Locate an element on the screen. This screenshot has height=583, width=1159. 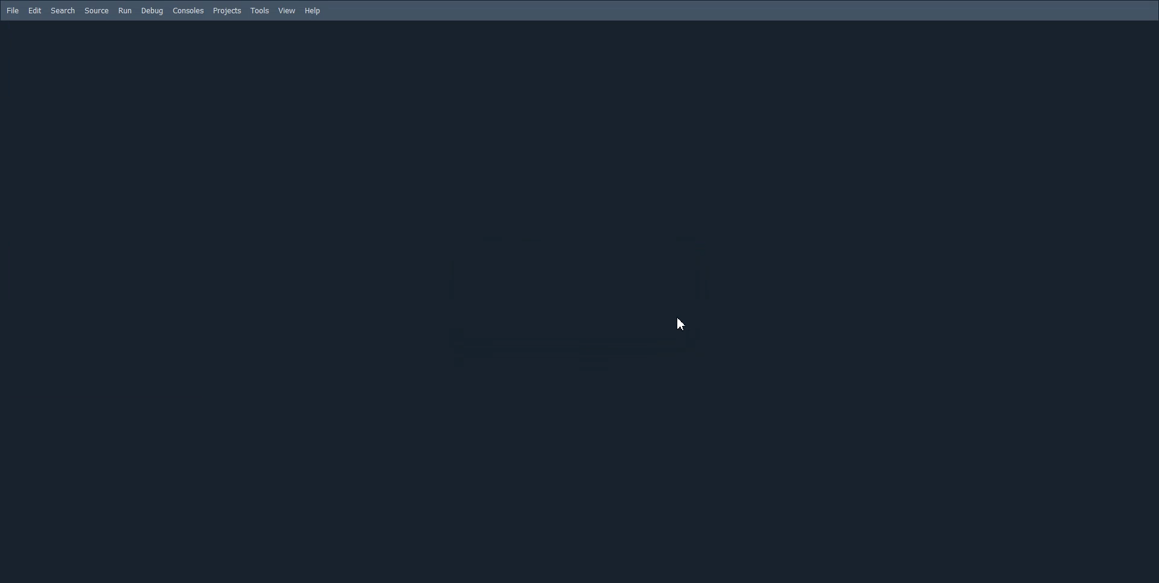
Help is located at coordinates (314, 11).